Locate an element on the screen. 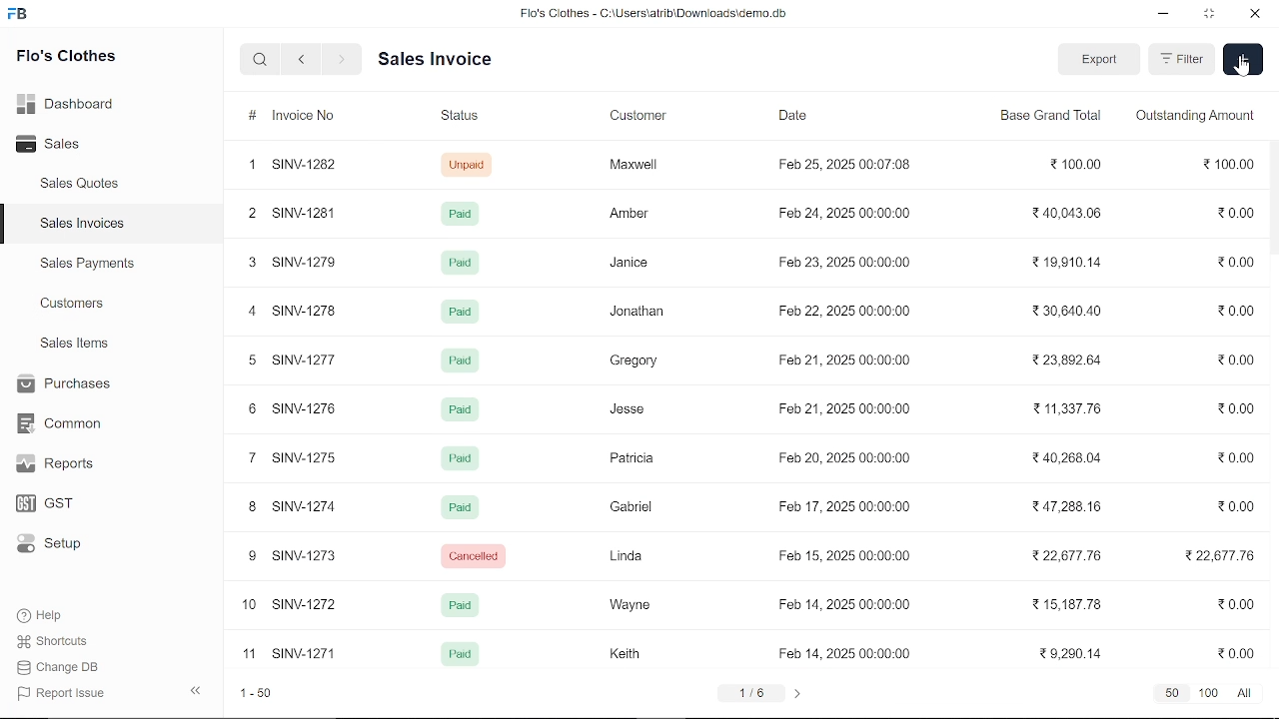 This screenshot has height=719, width=1279. frappe books is located at coordinates (18, 16).